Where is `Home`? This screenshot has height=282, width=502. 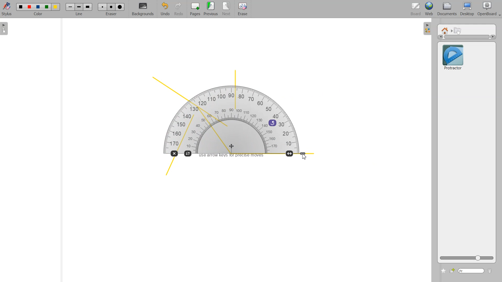
Home is located at coordinates (446, 30).